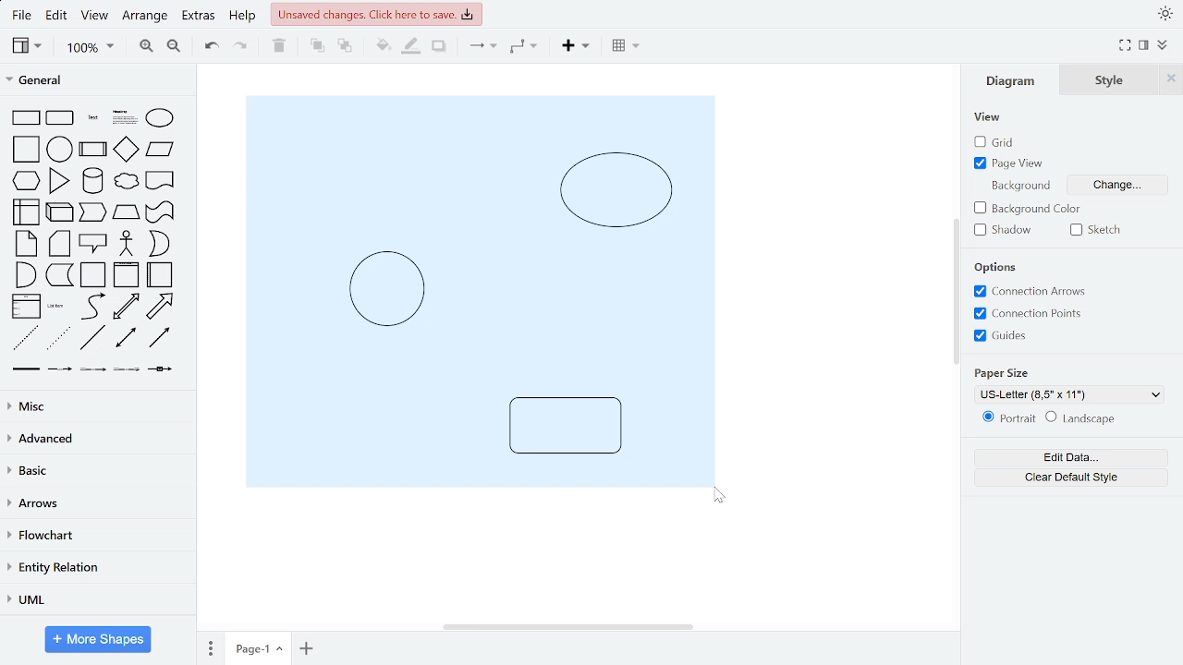  What do you see at coordinates (1124, 46) in the screenshot?
I see `full screen` at bounding box center [1124, 46].